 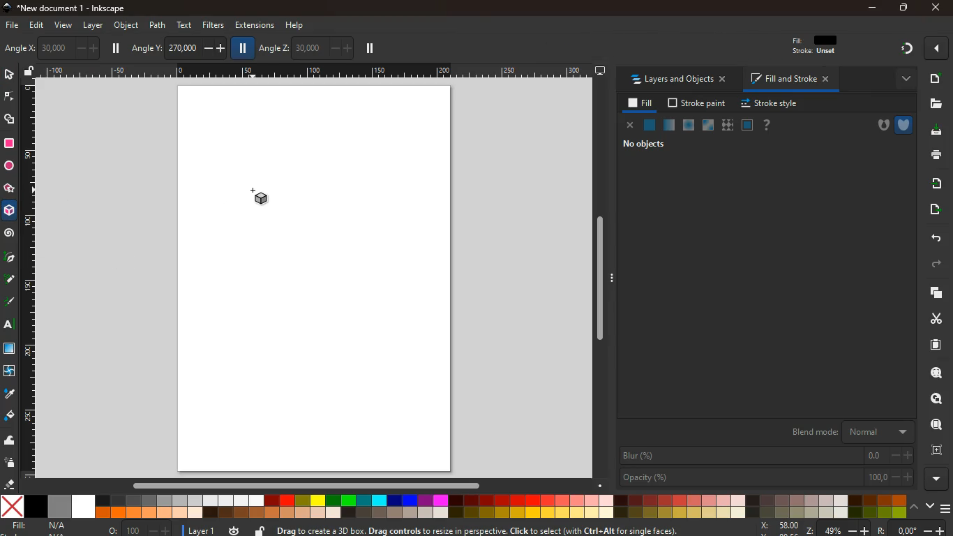 I want to click on frame, so click(x=936, y=450).